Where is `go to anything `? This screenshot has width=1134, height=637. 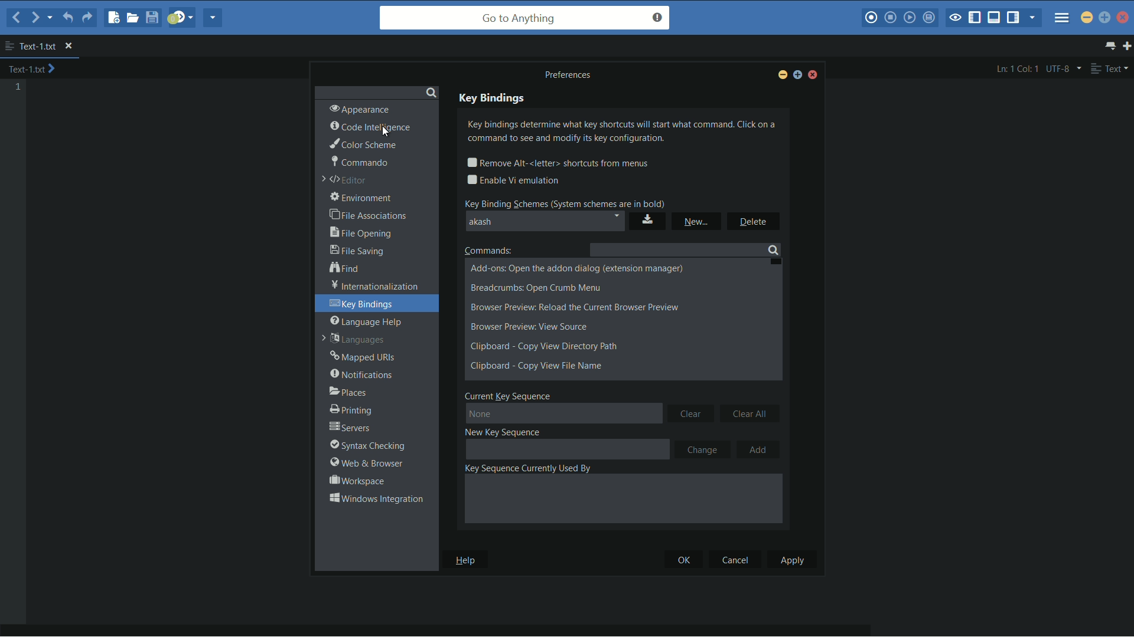
go to anything  is located at coordinates (525, 18).